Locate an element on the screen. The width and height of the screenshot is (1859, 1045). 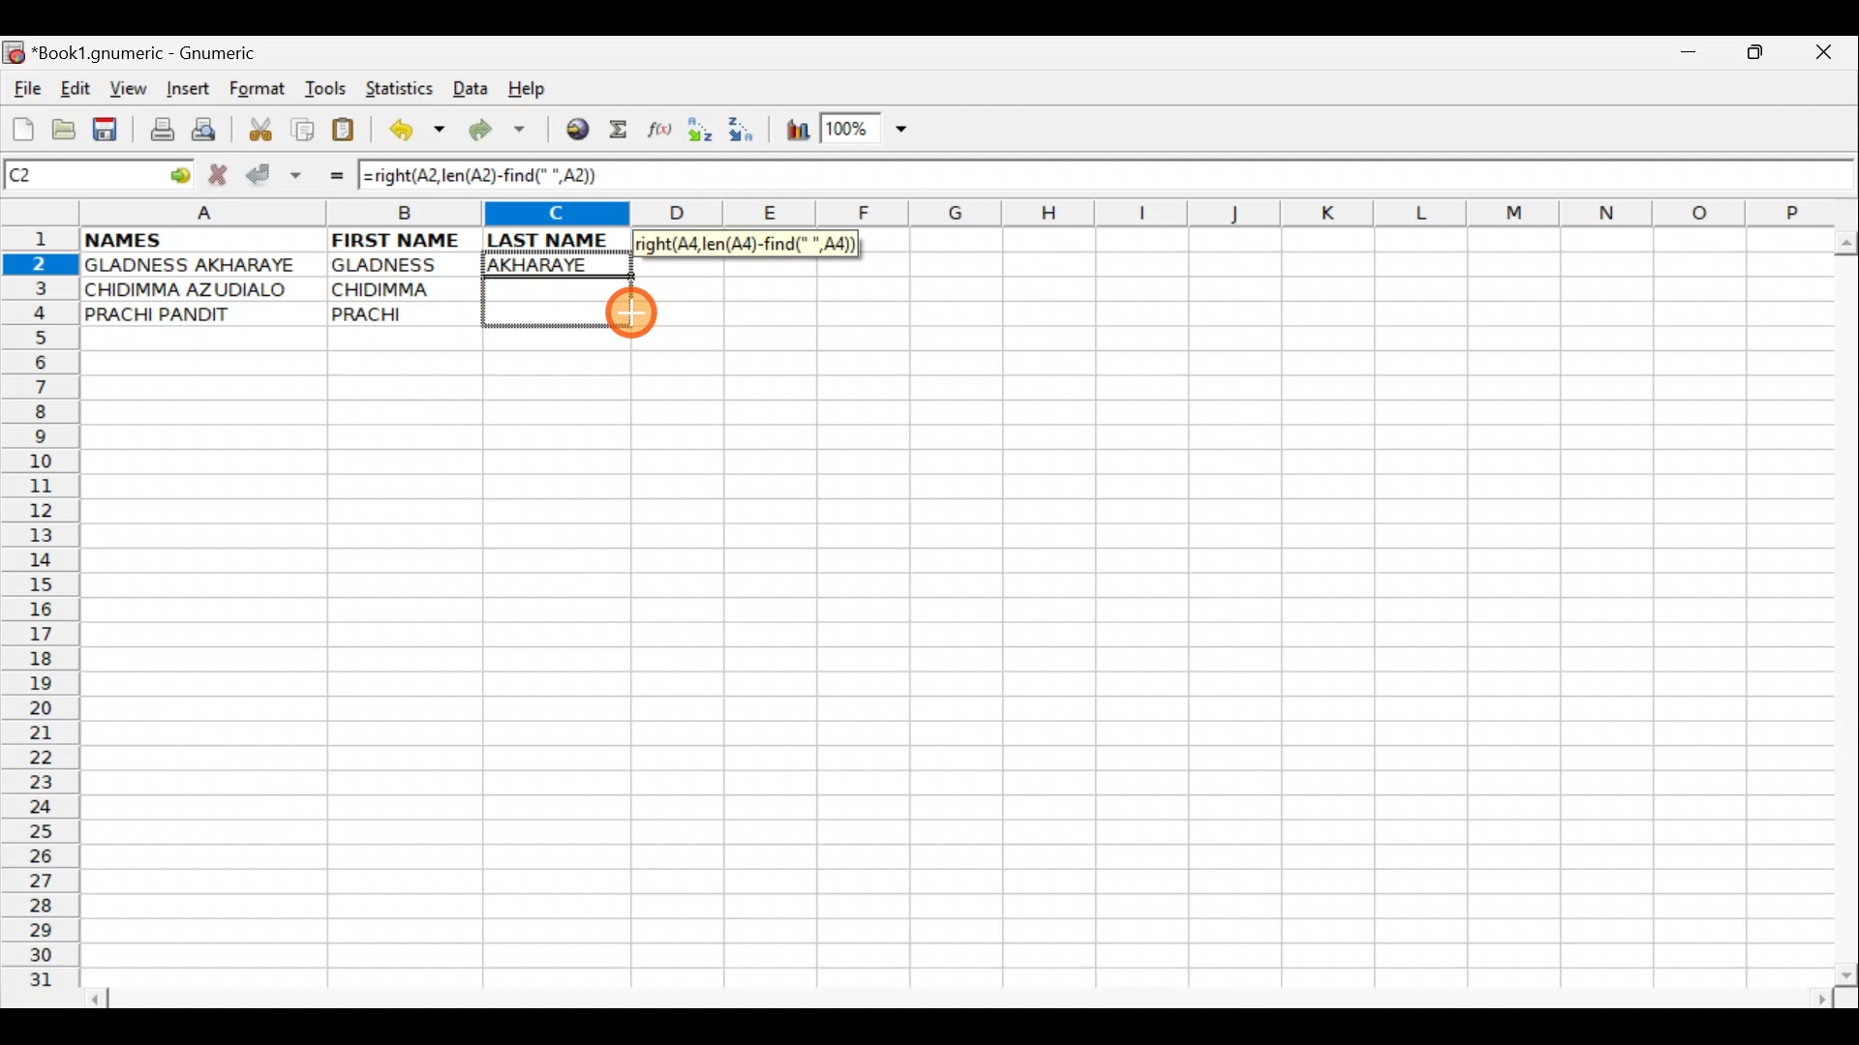
Formula bar is located at coordinates (1237, 177).